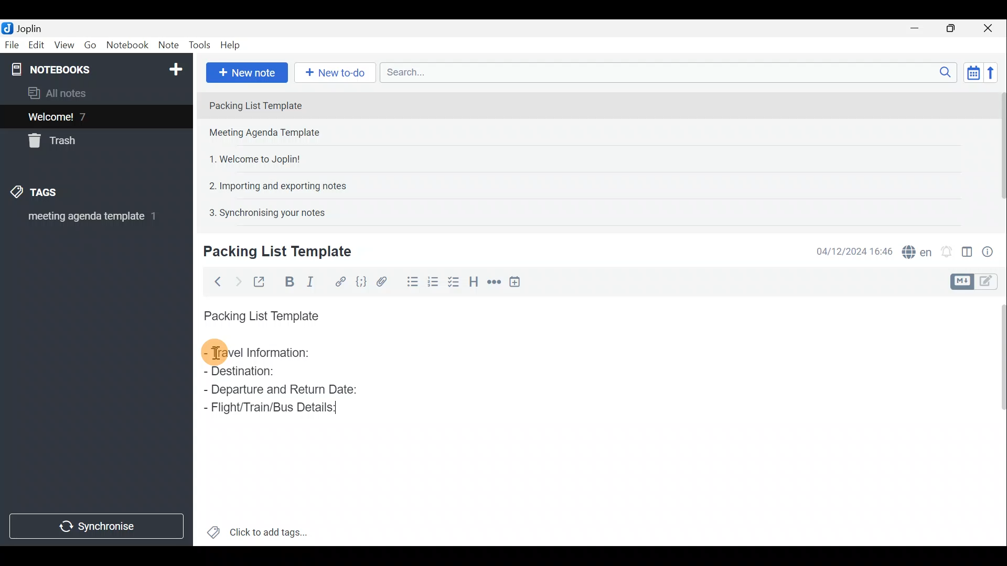 The image size is (1007, 566). I want to click on Joplin, so click(25, 28).